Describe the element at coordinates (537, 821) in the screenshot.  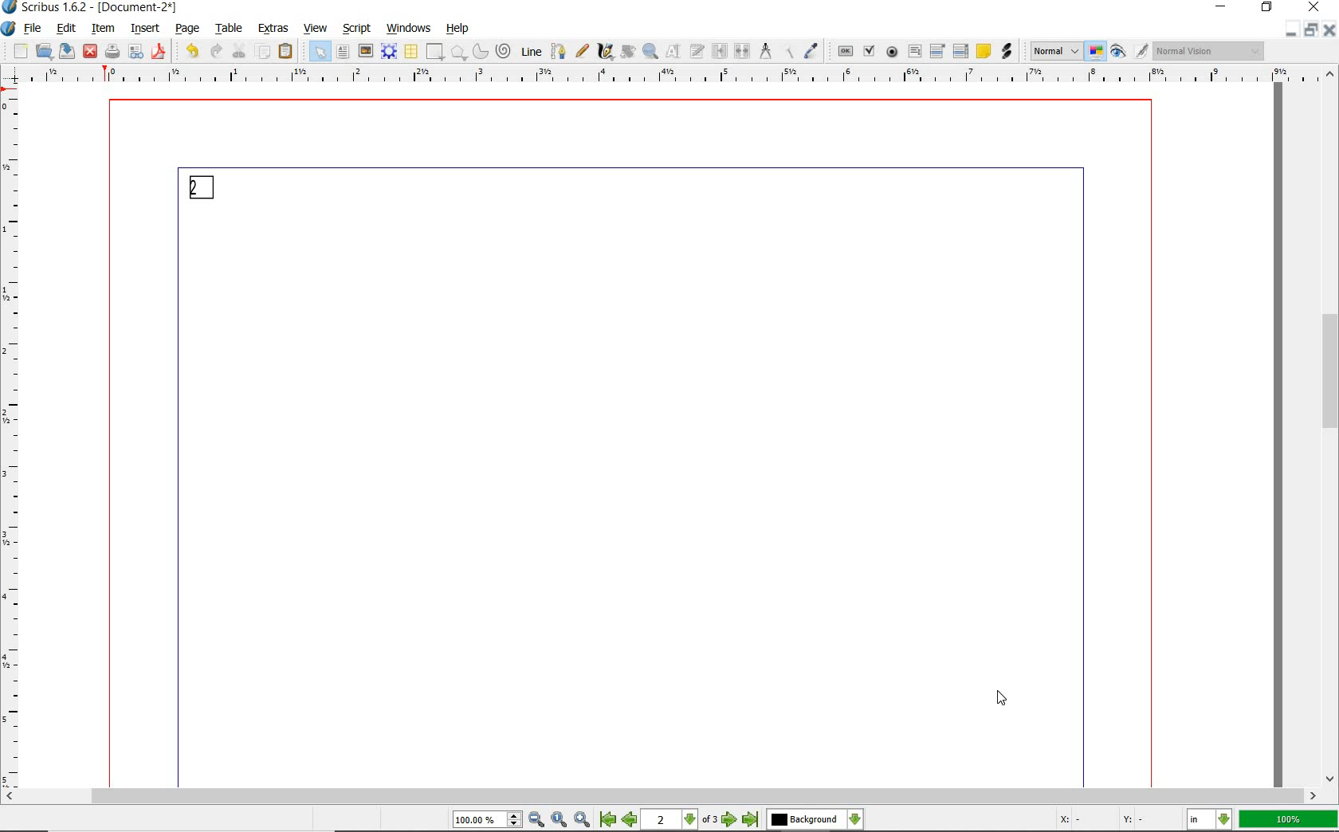
I see `Zoom Out` at that location.